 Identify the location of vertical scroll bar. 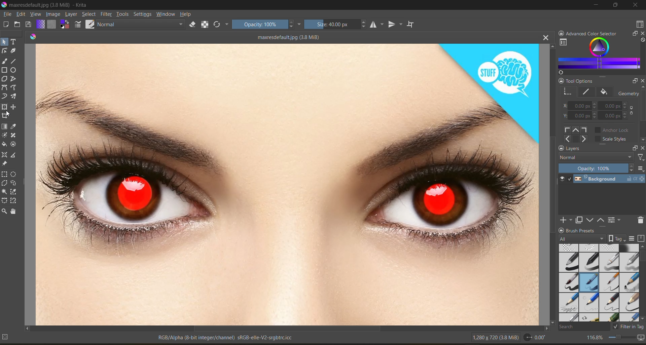
(642, 115).